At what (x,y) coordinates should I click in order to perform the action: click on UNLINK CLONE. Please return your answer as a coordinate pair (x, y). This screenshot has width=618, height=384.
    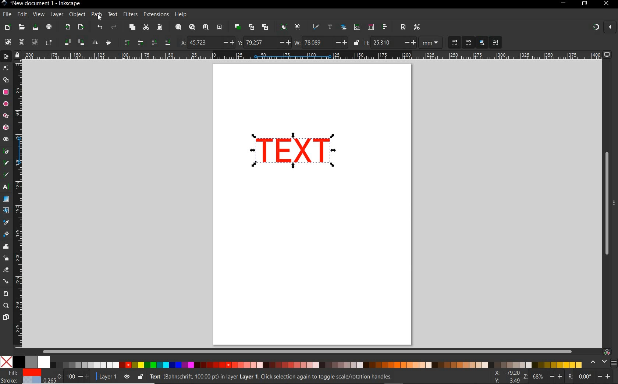
    Looking at the image, I should click on (265, 28).